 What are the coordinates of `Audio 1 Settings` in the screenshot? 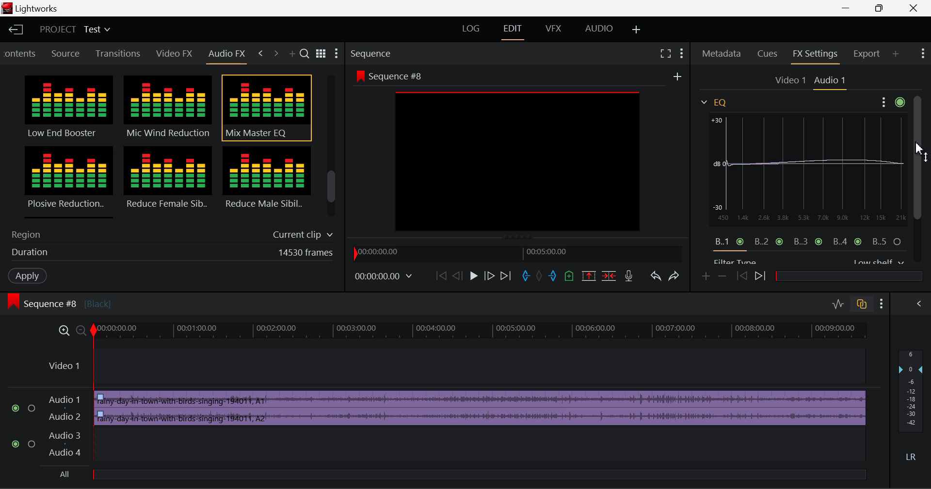 It's located at (831, 81).